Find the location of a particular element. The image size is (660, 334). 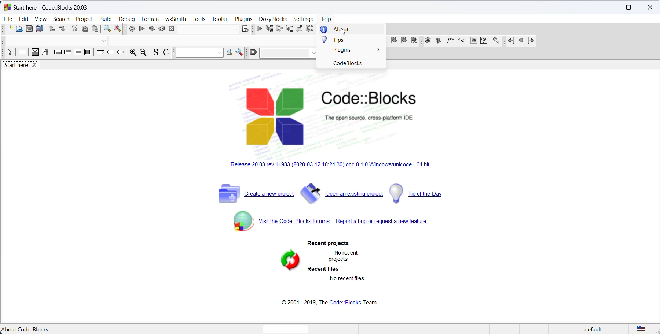

search box is located at coordinates (198, 53).